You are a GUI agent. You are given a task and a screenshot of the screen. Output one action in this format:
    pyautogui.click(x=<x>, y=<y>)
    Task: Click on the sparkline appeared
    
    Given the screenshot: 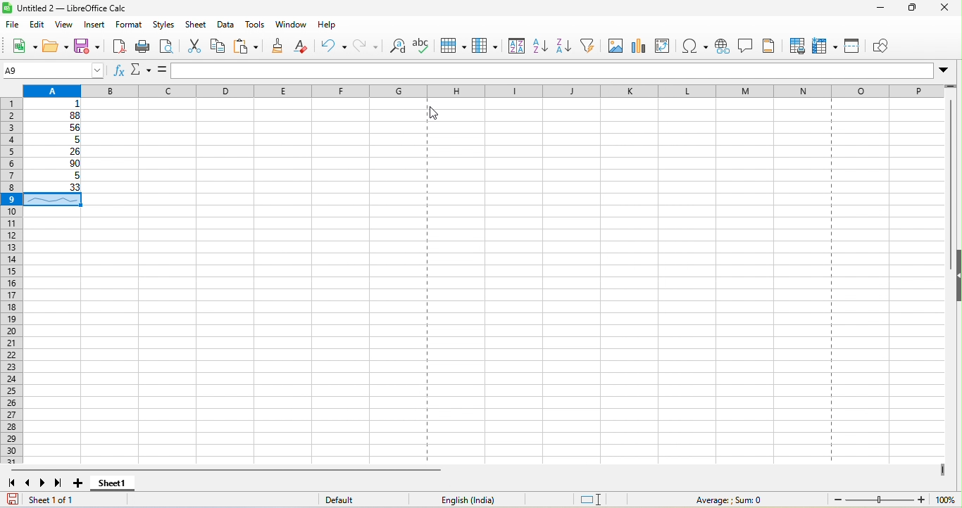 What is the action you would take?
    pyautogui.click(x=54, y=201)
    